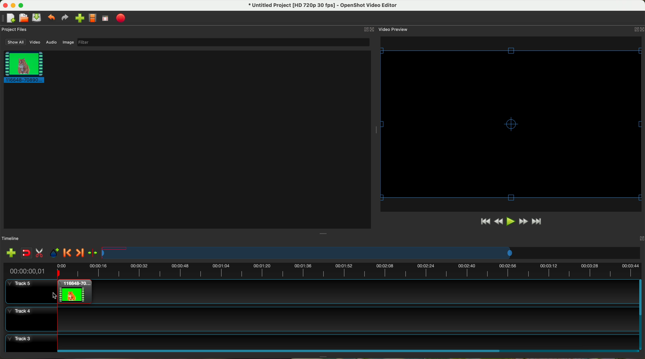 This screenshot has width=645, height=359. What do you see at coordinates (54, 295) in the screenshot?
I see `mouse up` at bounding box center [54, 295].